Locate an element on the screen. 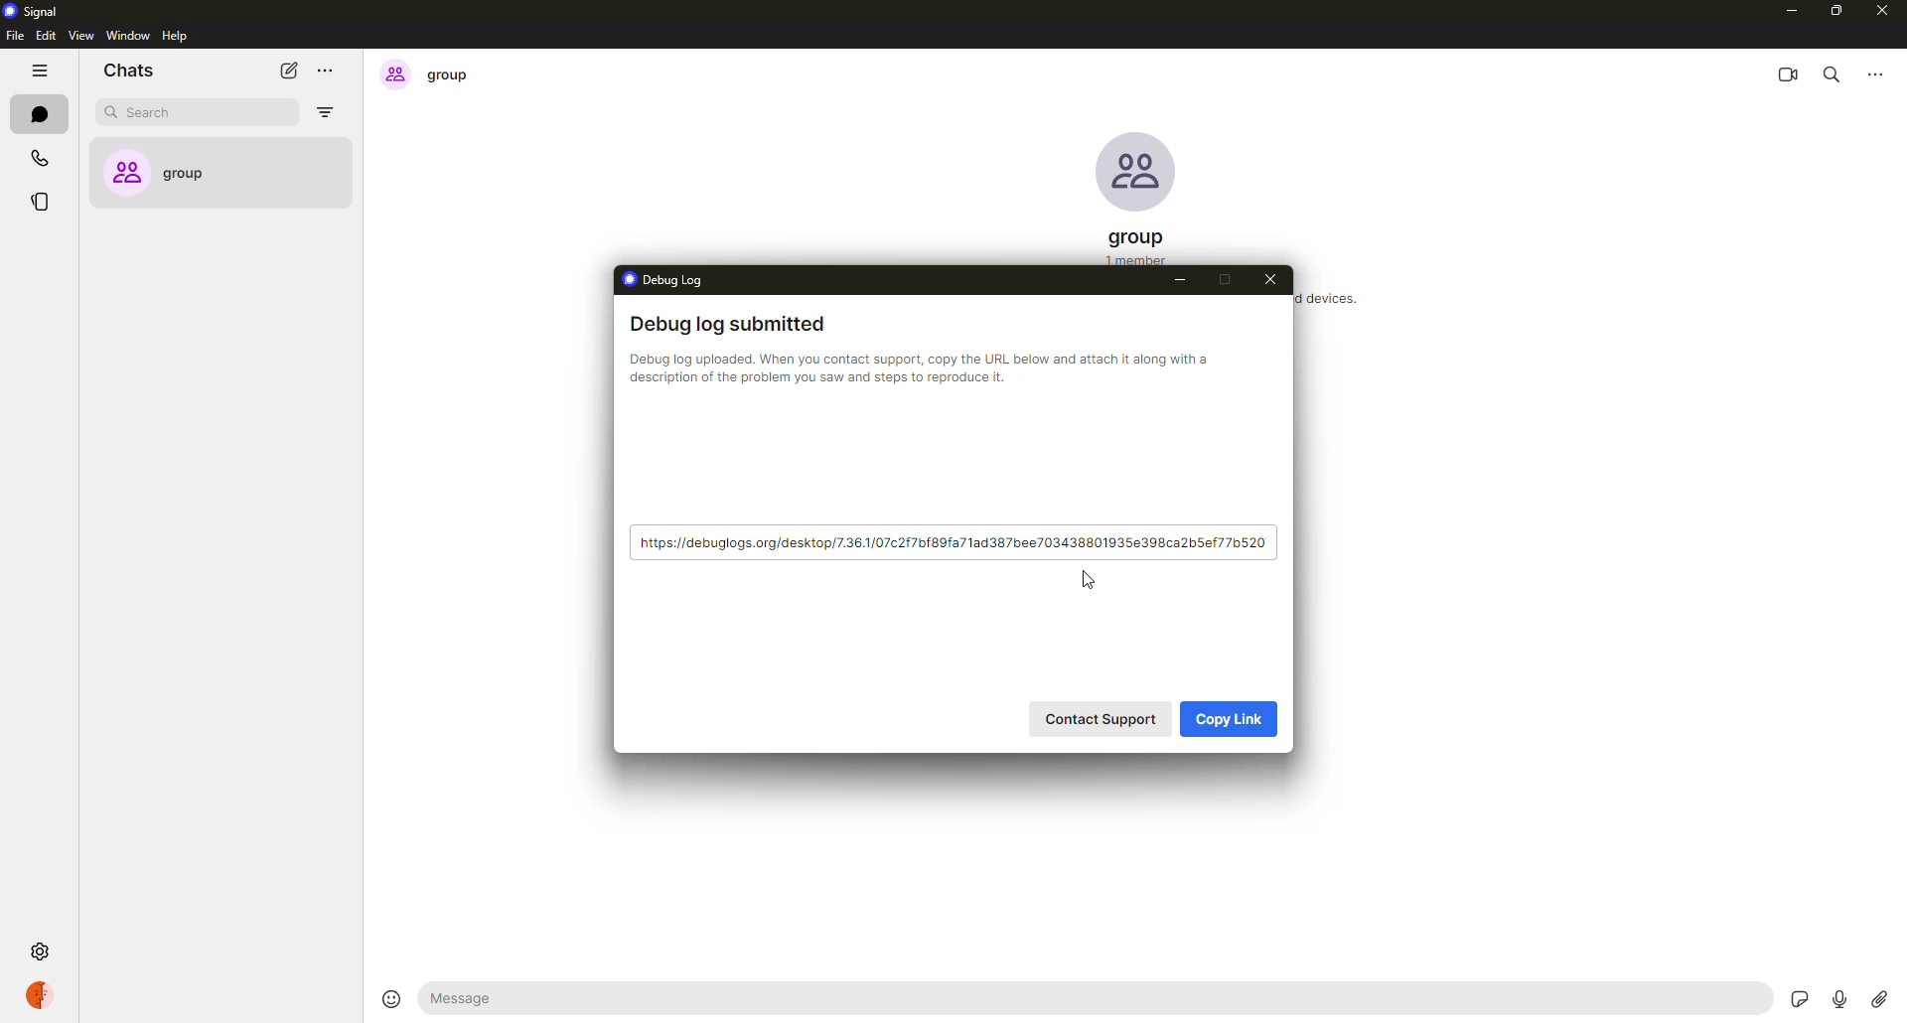  group is located at coordinates (427, 75).